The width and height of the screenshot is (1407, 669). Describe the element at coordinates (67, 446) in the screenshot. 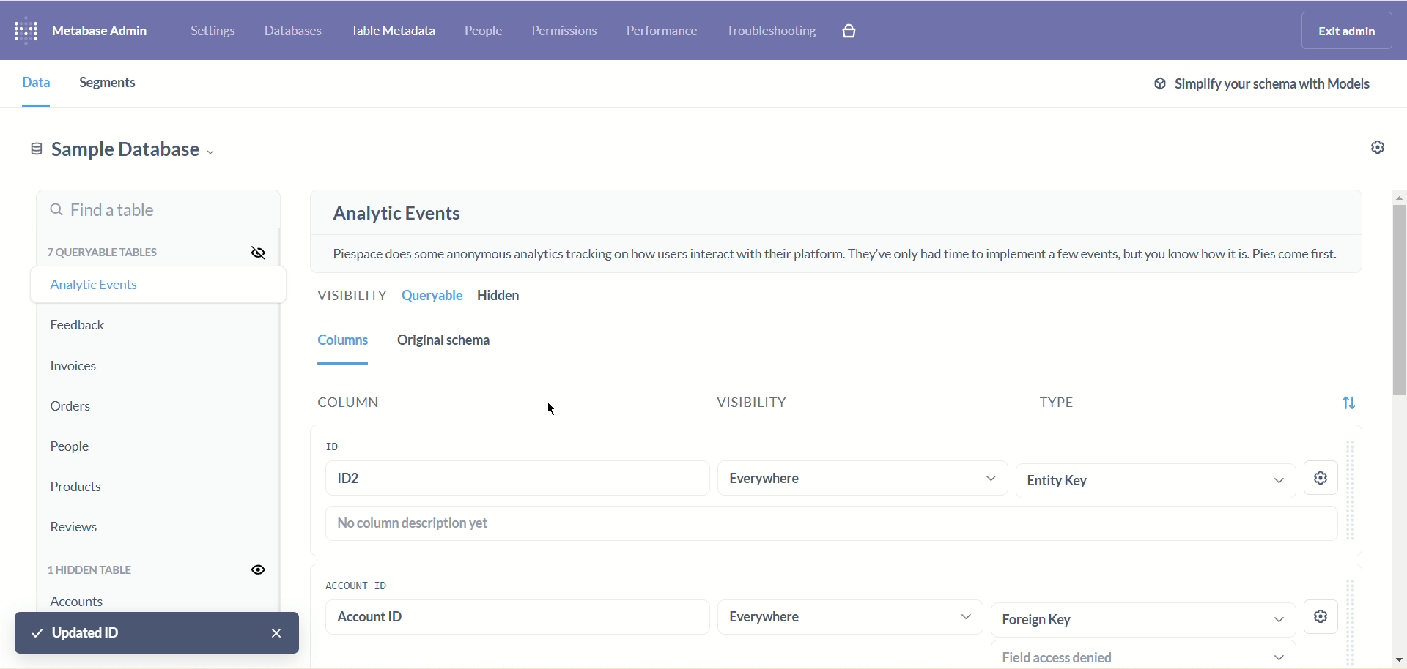

I see `People` at that location.